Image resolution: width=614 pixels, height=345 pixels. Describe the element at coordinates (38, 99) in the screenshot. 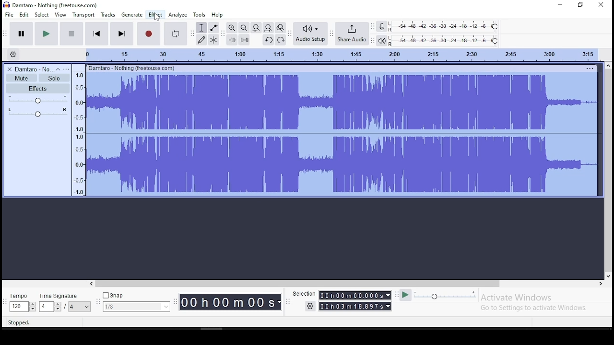

I see `volume` at that location.